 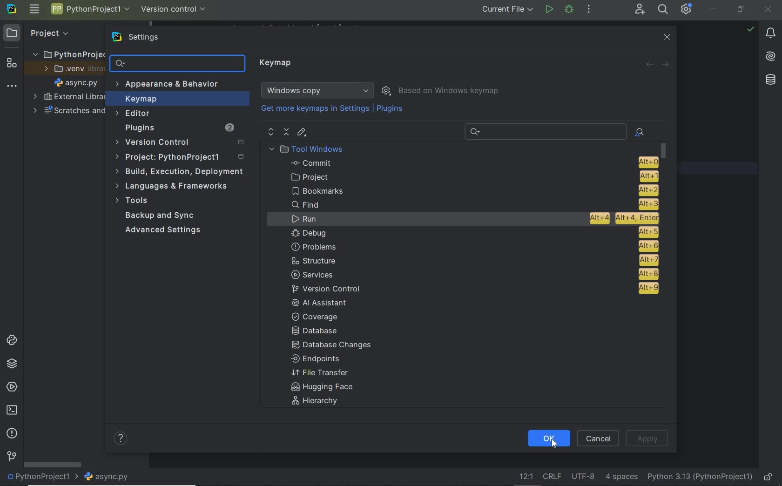 I want to click on notifications, so click(x=771, y=34).